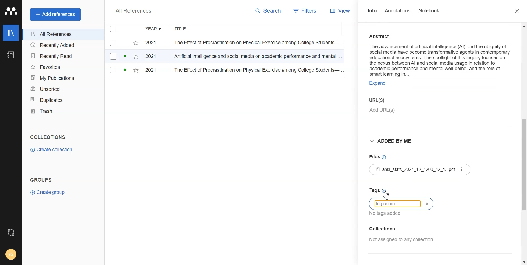  What do you see at coordinates (154, 29) in the screenshot?
I see `Year` at bounding box center [154, 29].